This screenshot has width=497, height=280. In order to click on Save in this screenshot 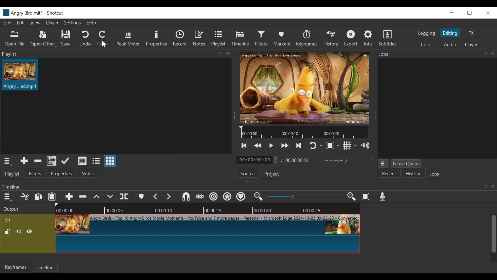, I will do `click(66, 38)`.